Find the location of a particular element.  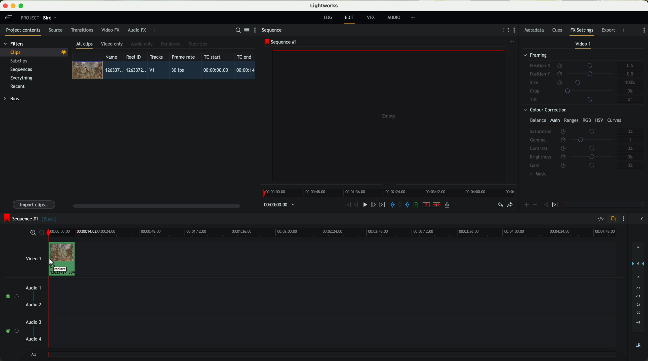

source is located at coordinates (56, 30).